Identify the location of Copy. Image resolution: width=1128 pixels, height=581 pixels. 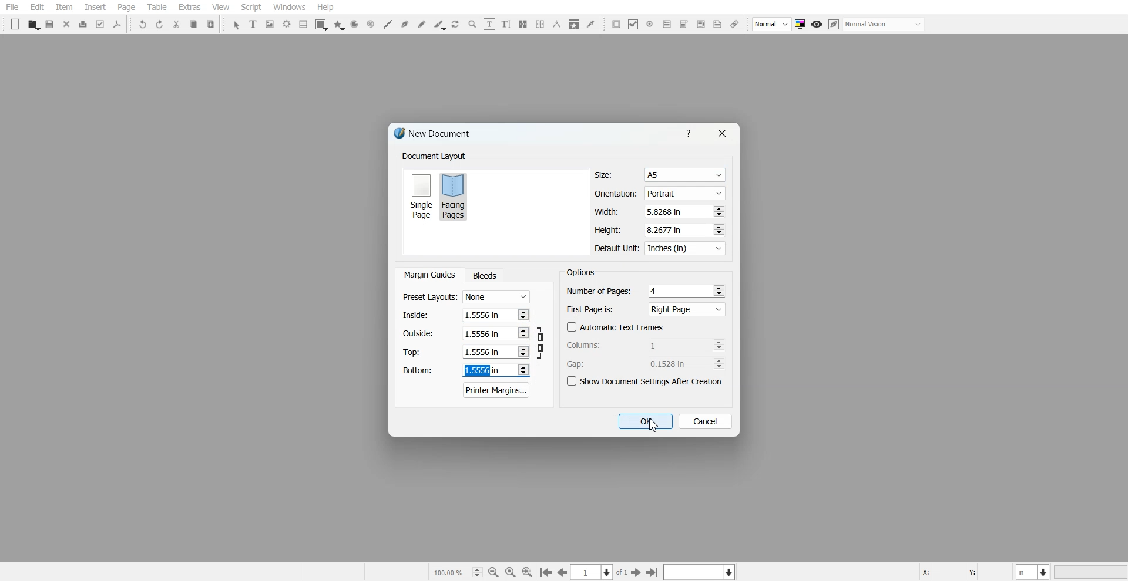
(193, 24).